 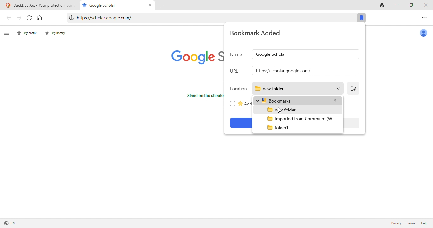 What do you see at coordinates (97, 5) in the screenshot?
I see `google scholar` at bounding box center [97, 5].